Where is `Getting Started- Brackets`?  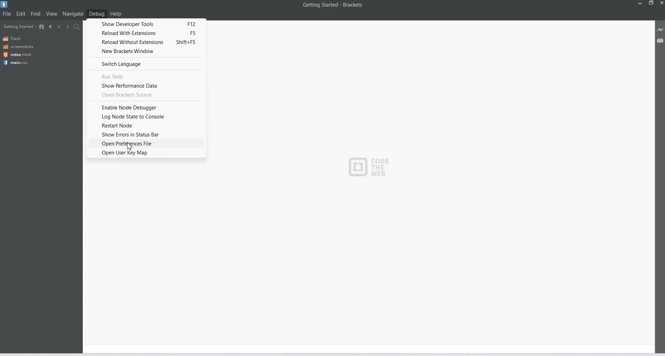
Getting Started- Brackets is located at coordinates (333, 5).